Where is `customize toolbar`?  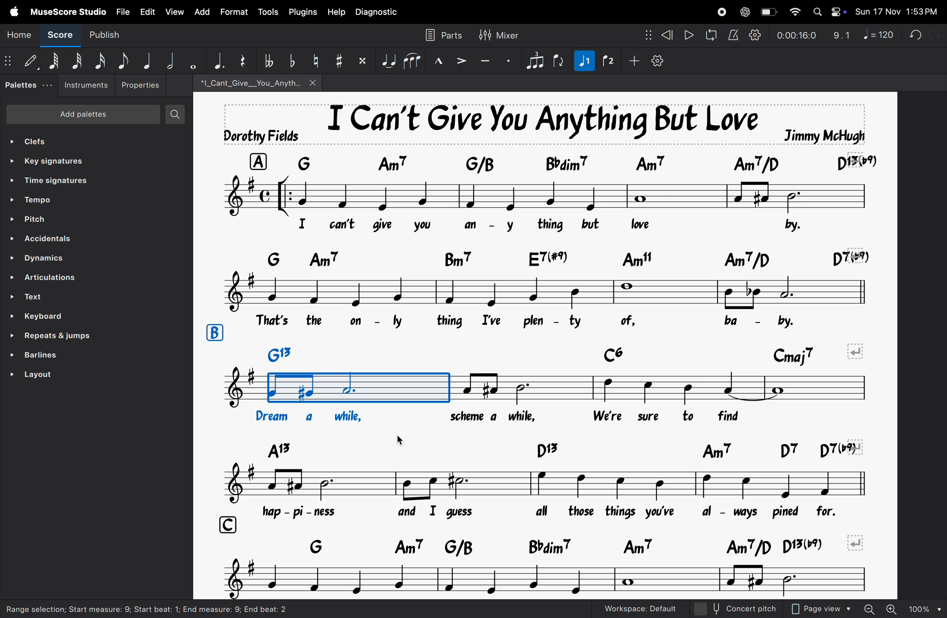
customize toolbar is located at coordinates (662, 60).